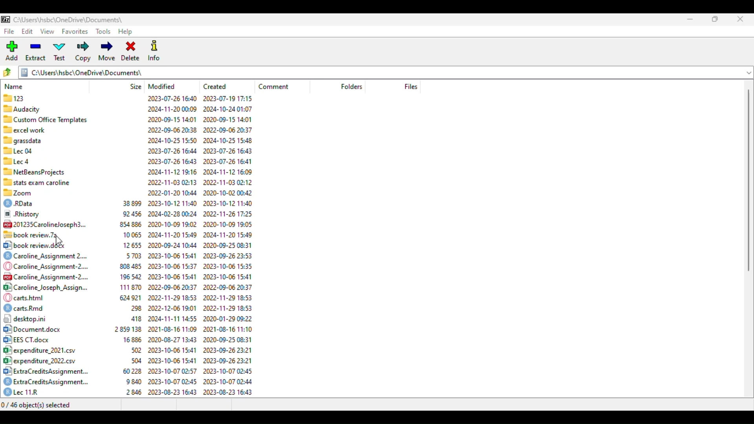  I want to click on folder name, so click(69, 19).